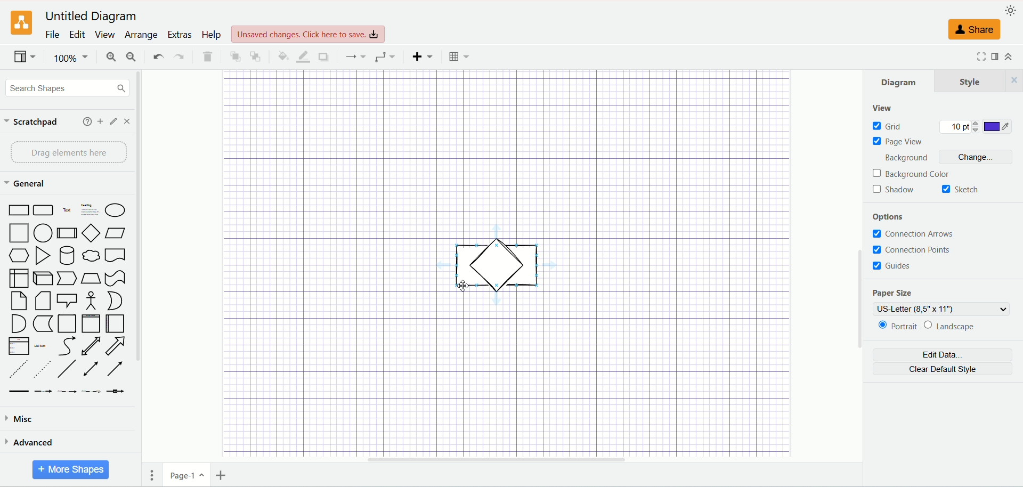  Describe the element at coordinates (897, 215) in the screenshot. I see `option` at that location.